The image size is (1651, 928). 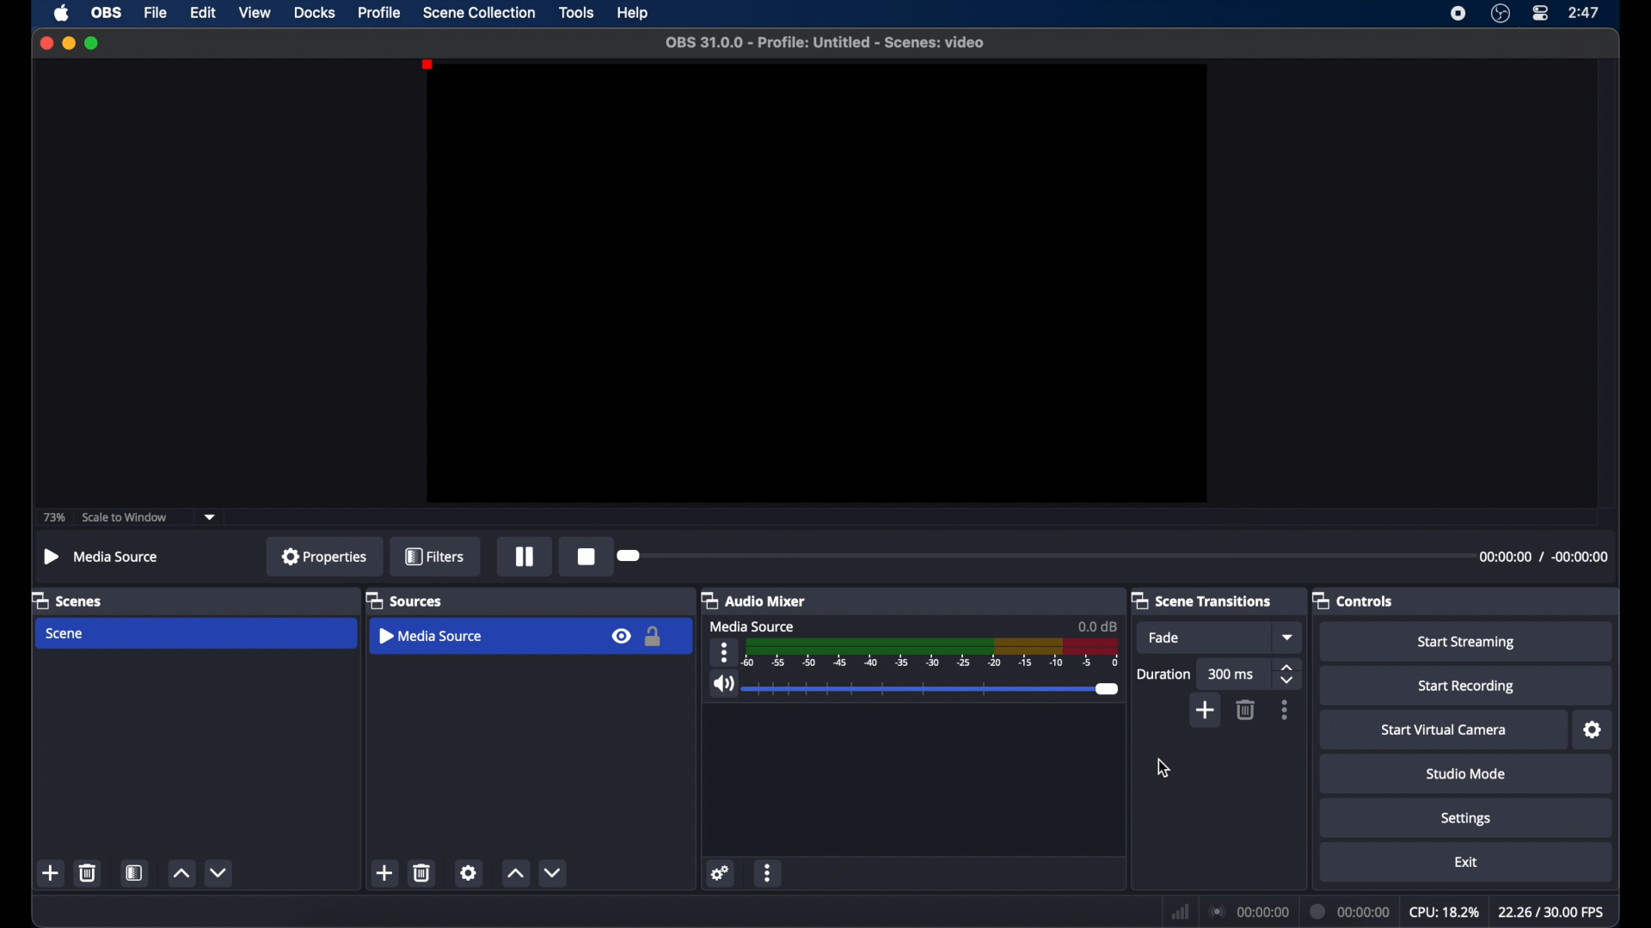 What do you see at coordinates (55, 518) in the screenshot?
I see `73%` at bounding box center [55, 518].